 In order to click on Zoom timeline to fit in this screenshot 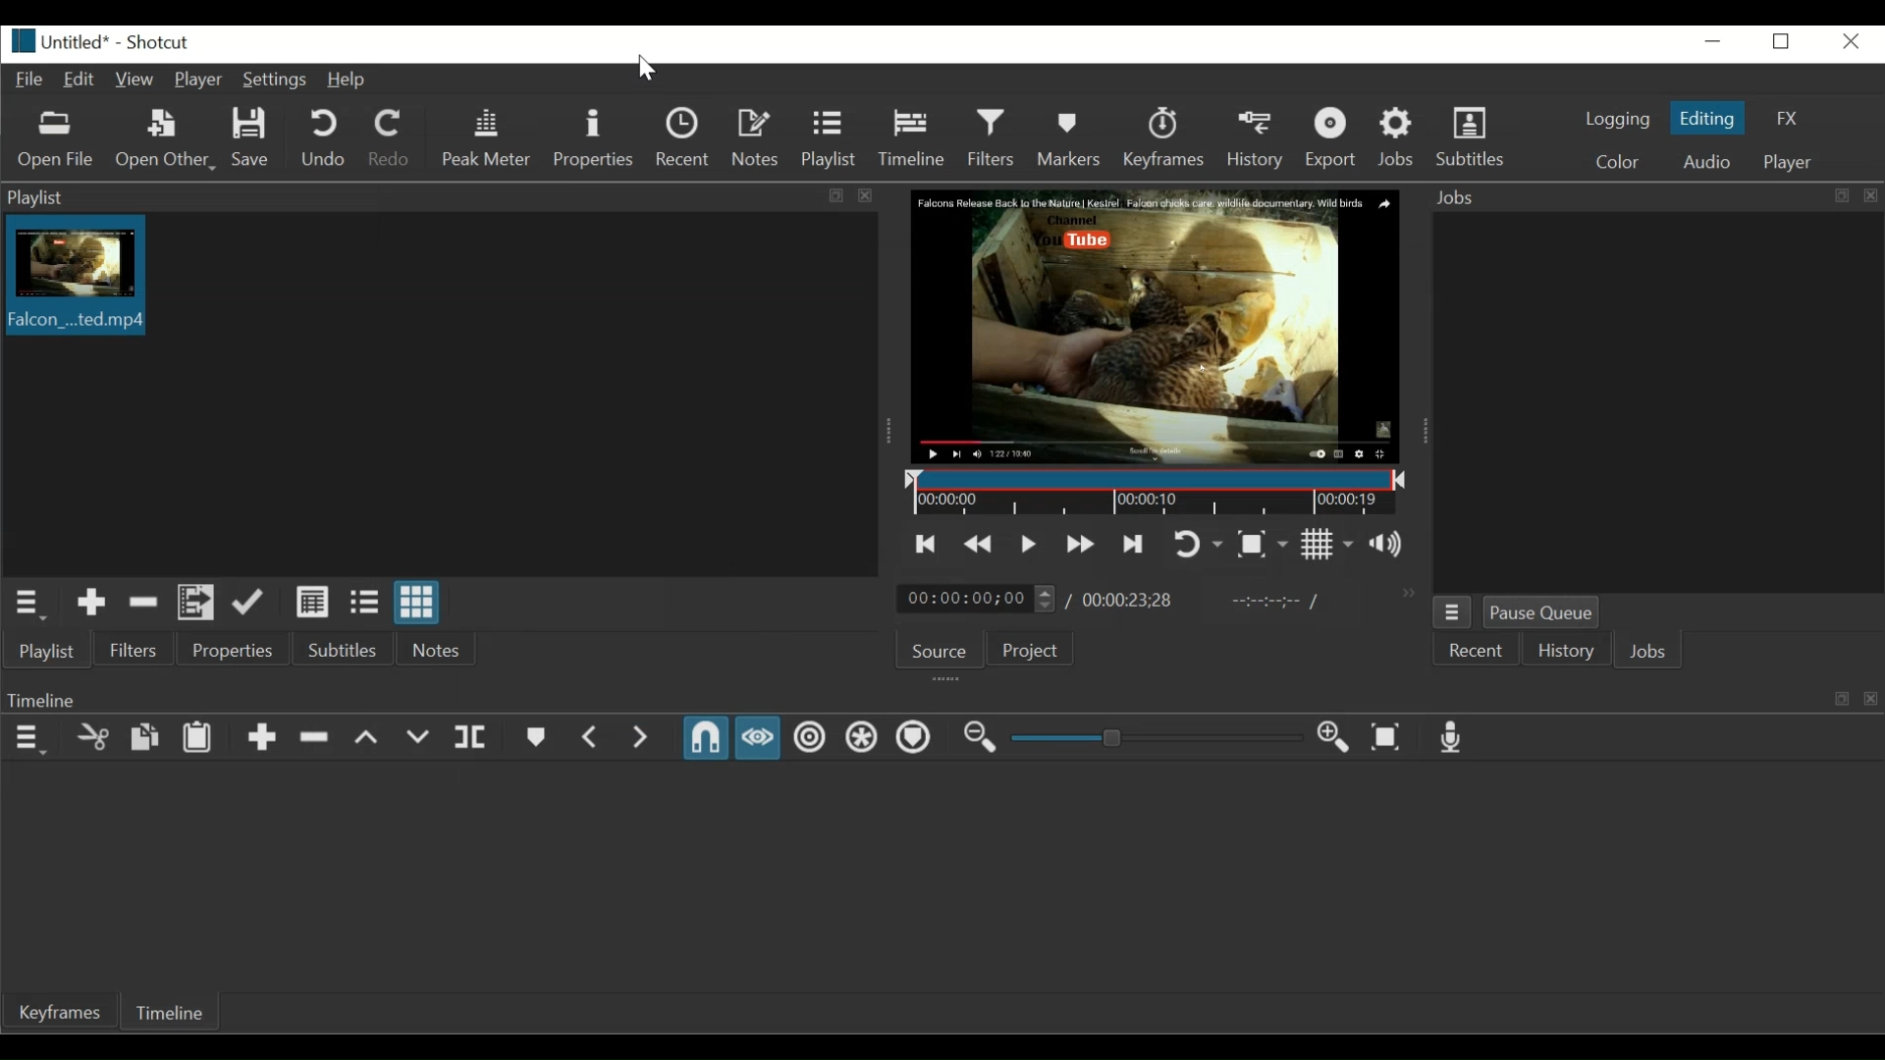, I will do `click(1388, 738)`.